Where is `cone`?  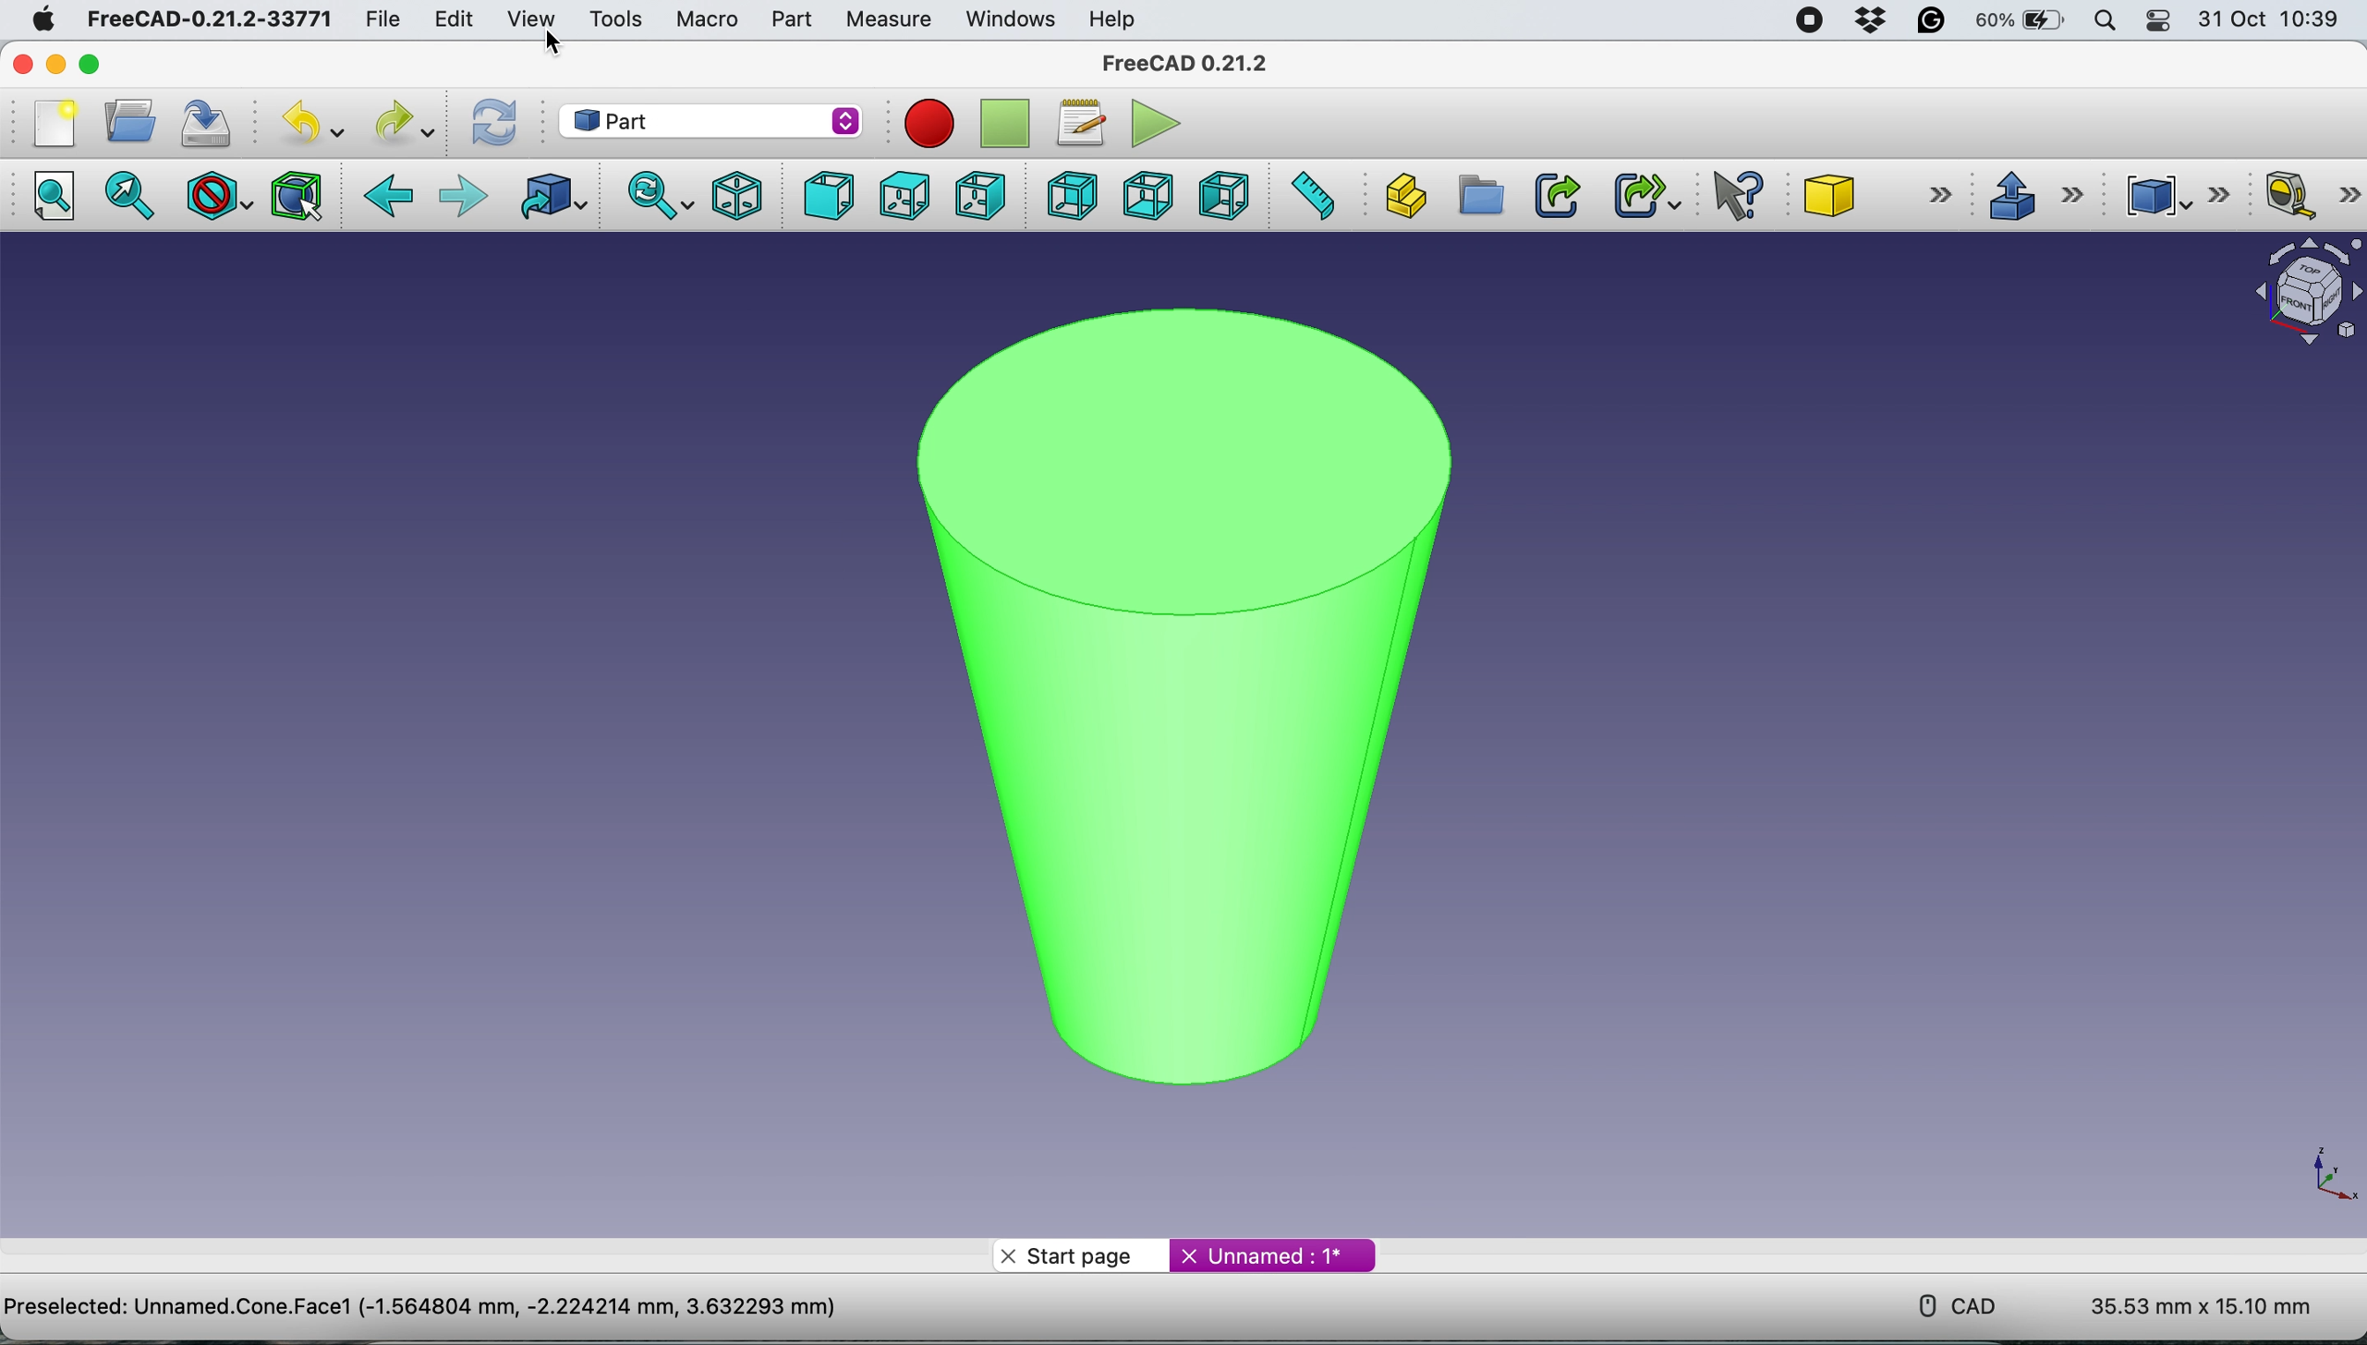
cone is located at coordinates (1881, 198).